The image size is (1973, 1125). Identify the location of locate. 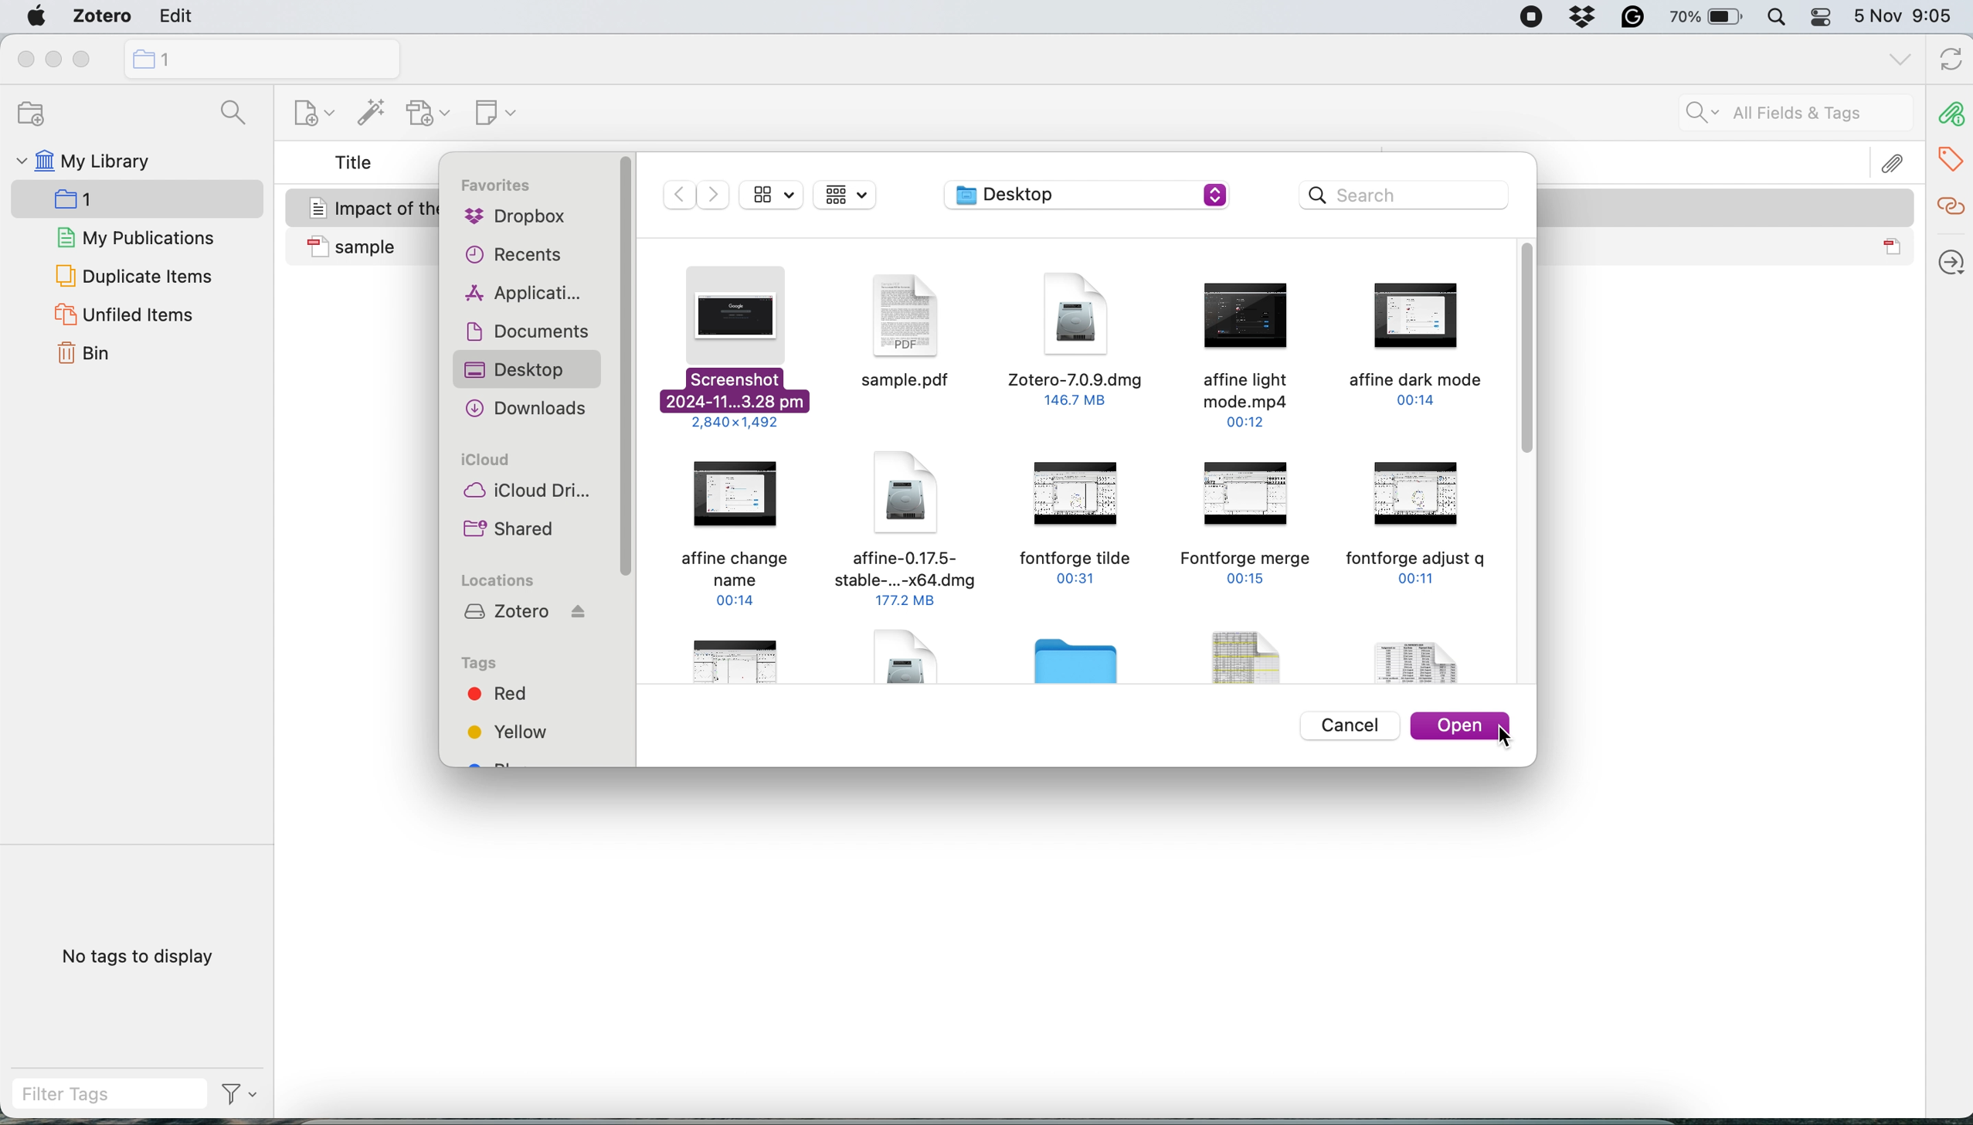
(1949, 257).